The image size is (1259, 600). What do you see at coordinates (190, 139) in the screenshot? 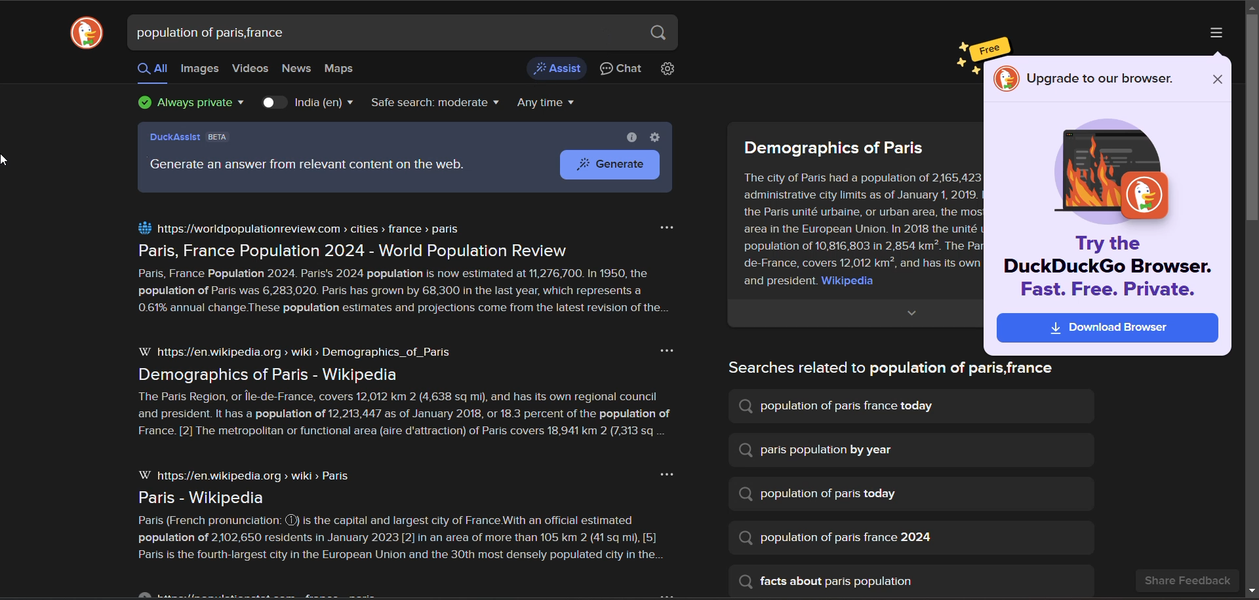
I see `DuckAssist BETA` at bounding box center [190, 139].